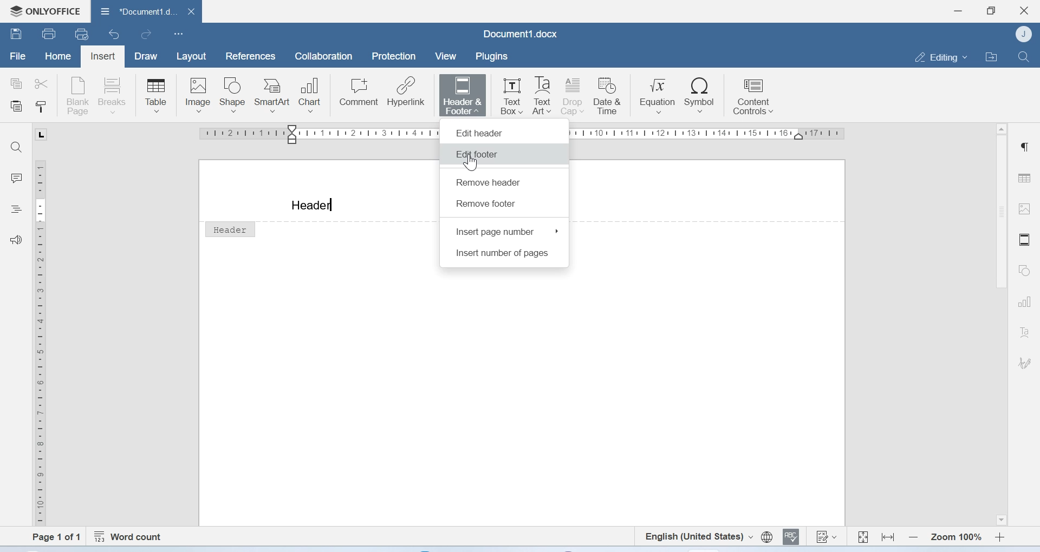 The height and width of the screenshot is (552, 1040). What do you see at coordinates (407, 93) in the screenshot?
I see `Hyperlink` at bounding box center [407, 93].